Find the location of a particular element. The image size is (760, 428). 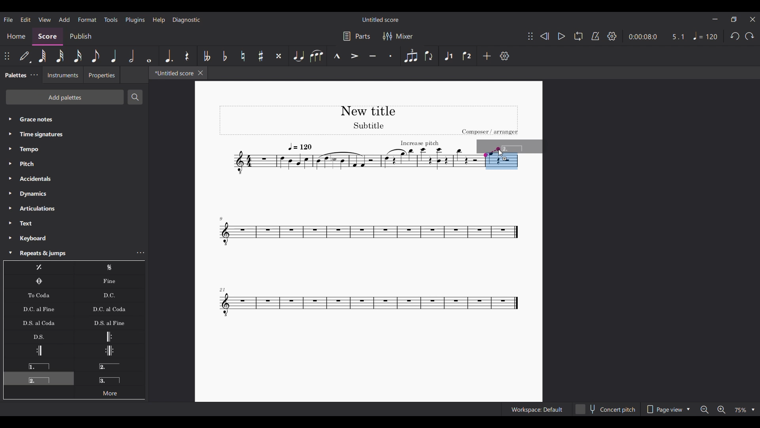

Coda is located at coordinates (39, 281).